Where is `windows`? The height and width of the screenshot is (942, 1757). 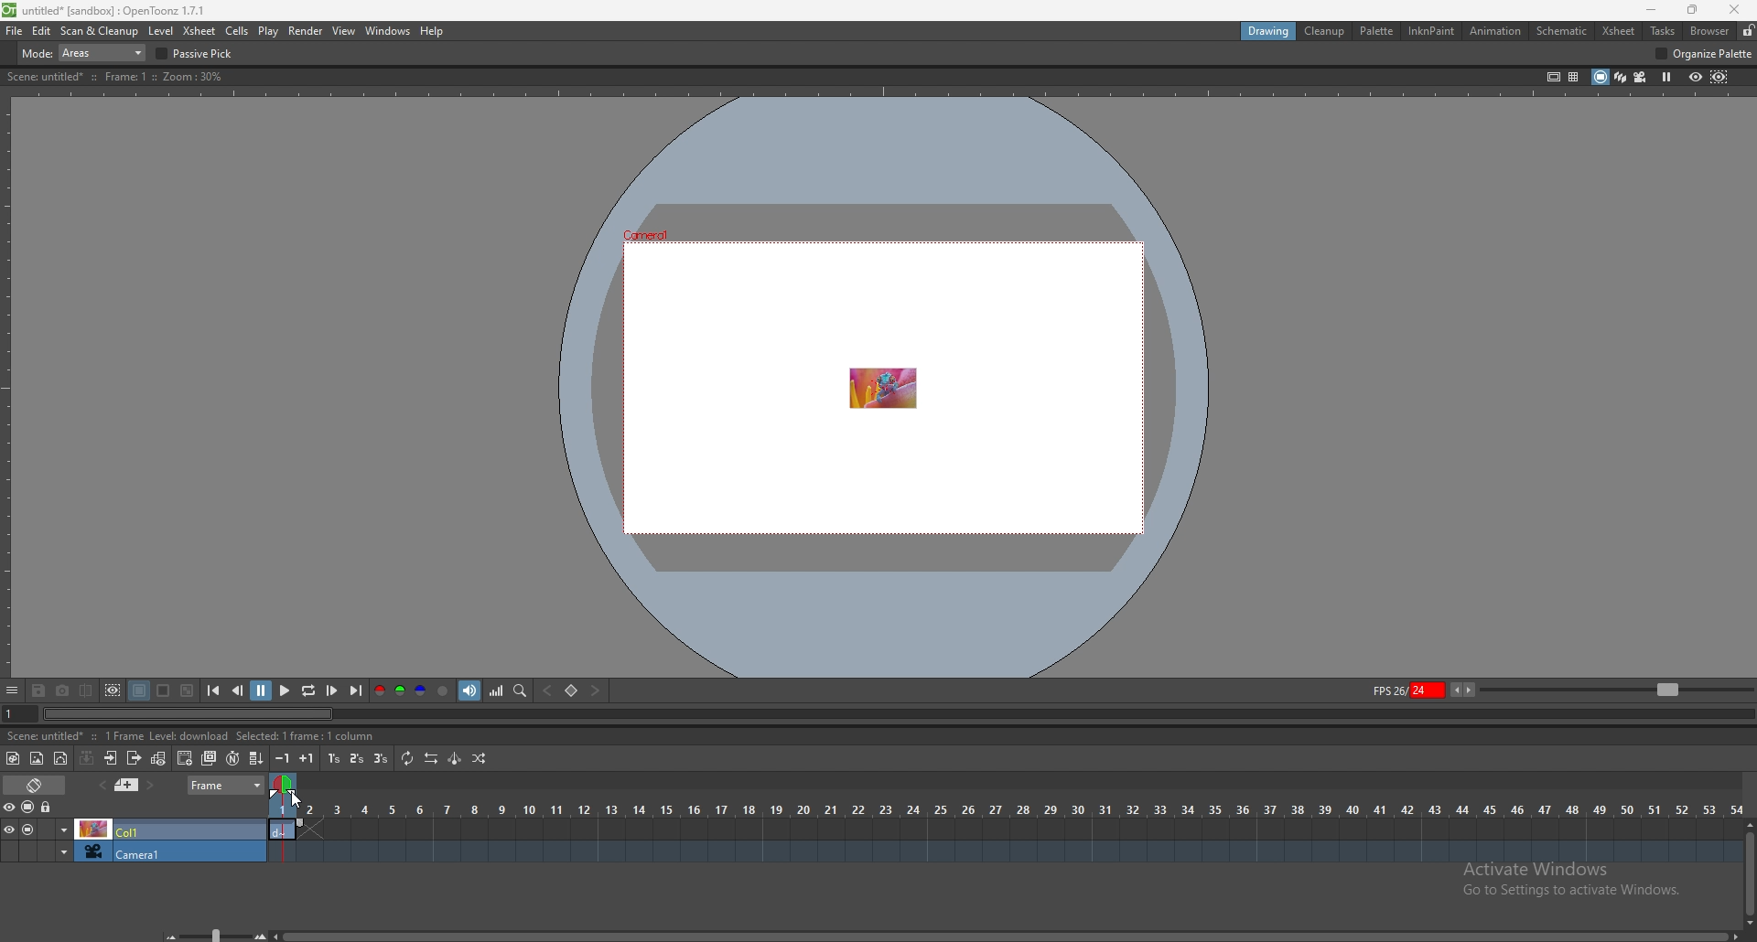 windows is located at coordinates (388, 31).